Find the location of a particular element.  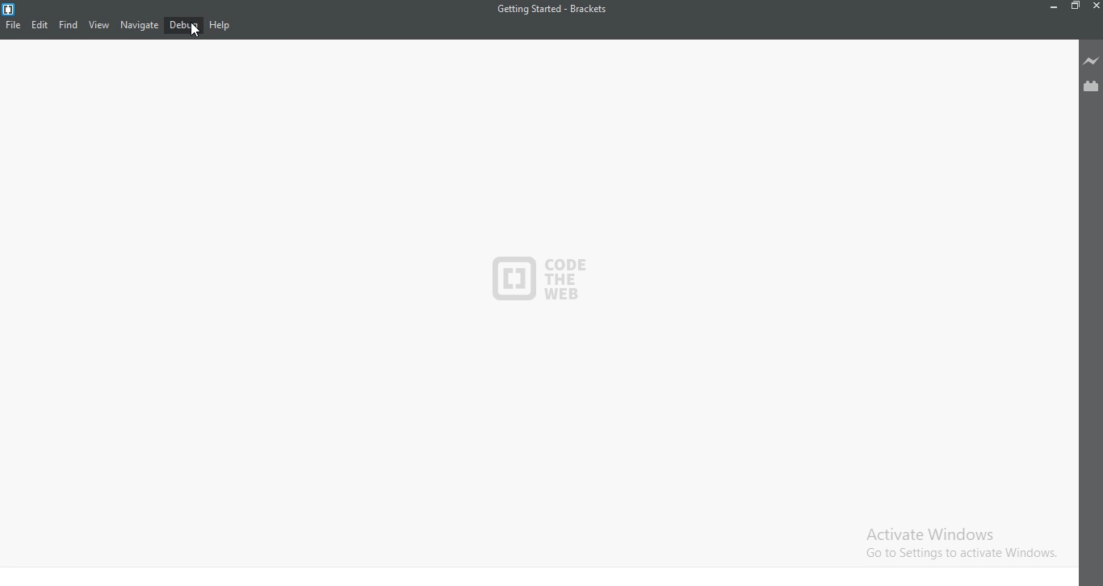

Activate Windows. Go to settings to activate windows. is located at coordinates (953, 542).